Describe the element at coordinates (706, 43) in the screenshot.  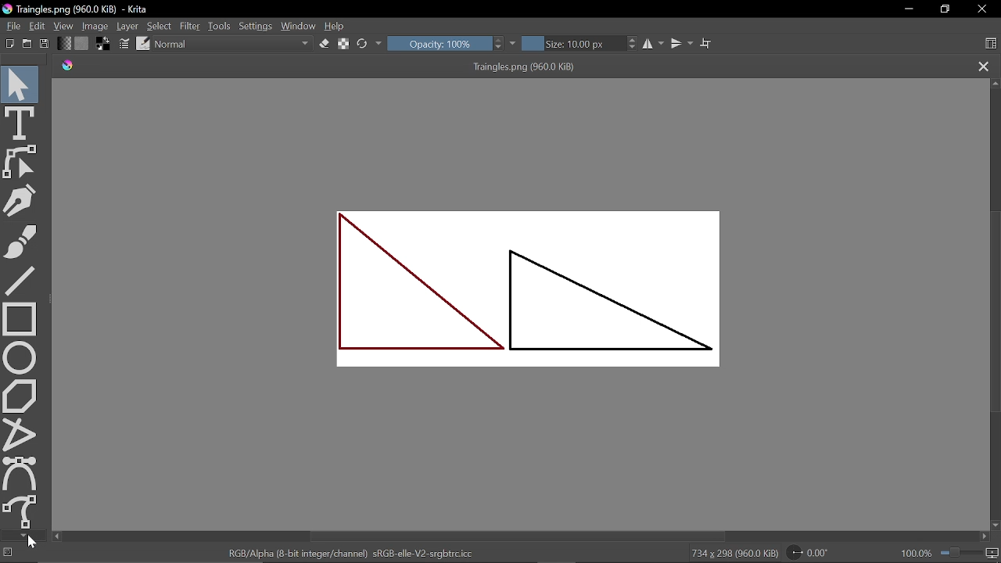
I see `Wrap text tool` at that location.